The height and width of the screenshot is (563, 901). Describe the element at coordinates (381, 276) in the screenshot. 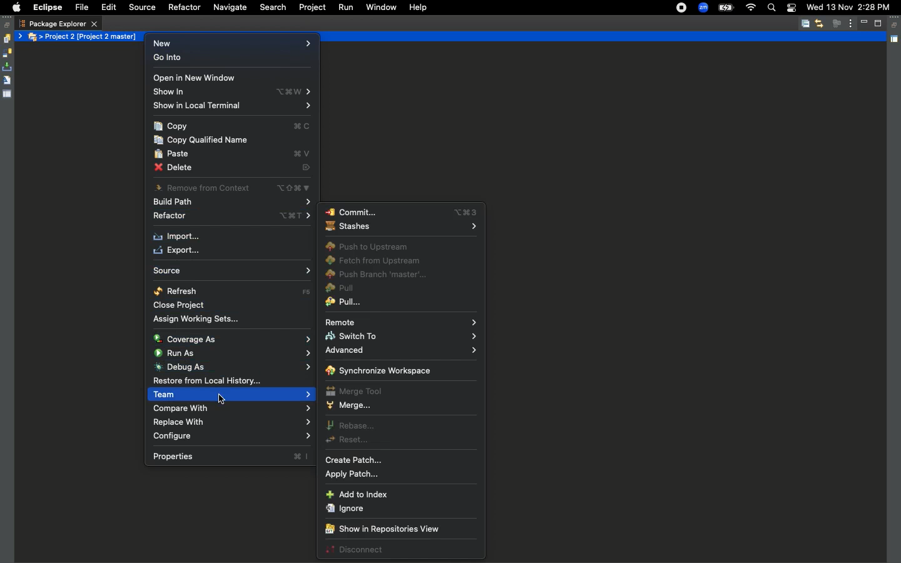

I see `Push branch master` at that location.